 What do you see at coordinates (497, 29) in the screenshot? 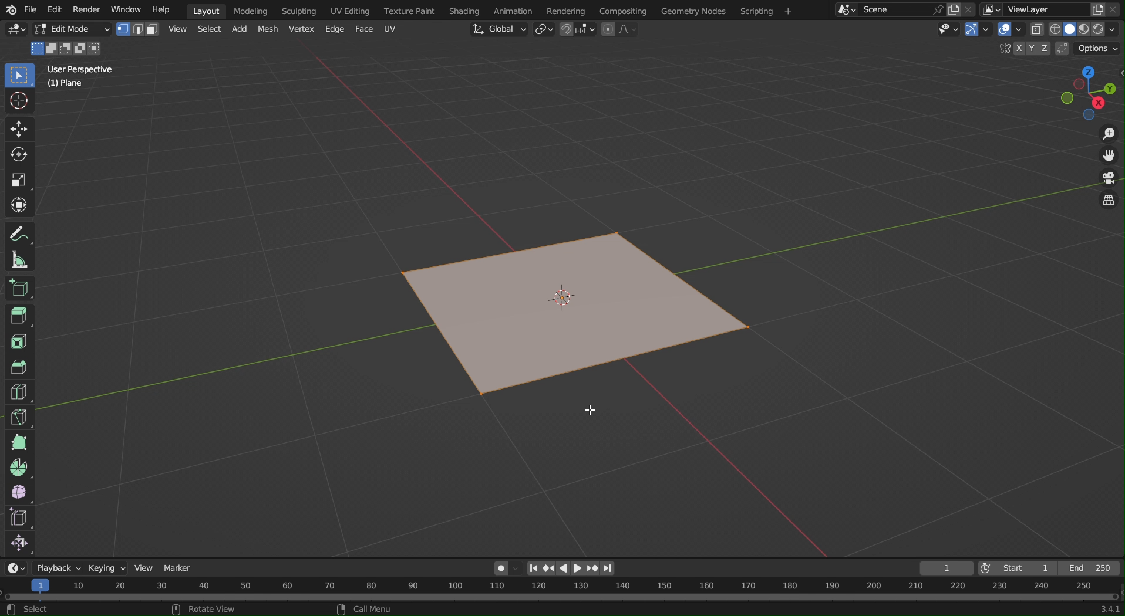
I see `Global` at bounding box center [497, 29].